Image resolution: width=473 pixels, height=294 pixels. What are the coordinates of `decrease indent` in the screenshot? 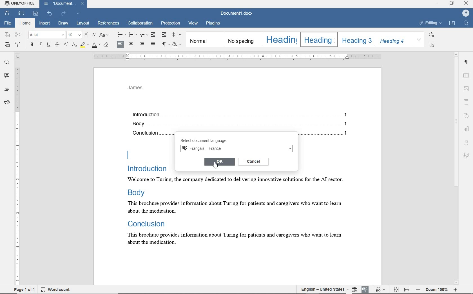 It's located at (154, 34).